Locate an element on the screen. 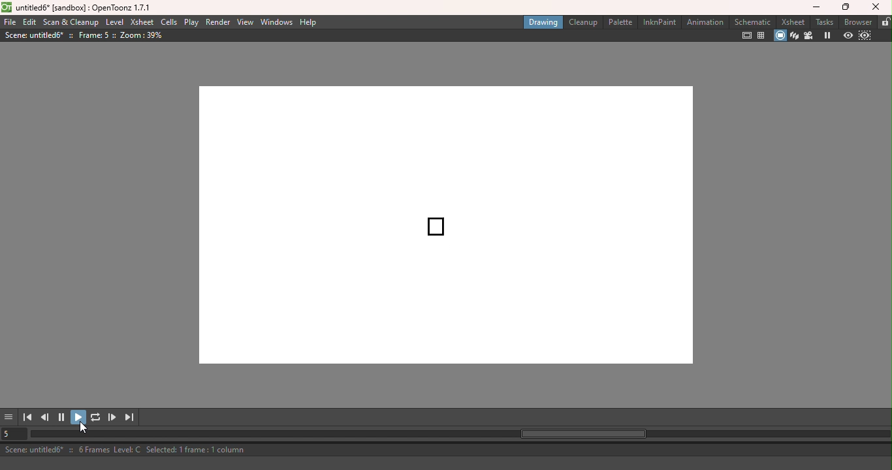 The width and height of the screenshot is (892, 470). InknPaint is located at coordinates (662, 22).